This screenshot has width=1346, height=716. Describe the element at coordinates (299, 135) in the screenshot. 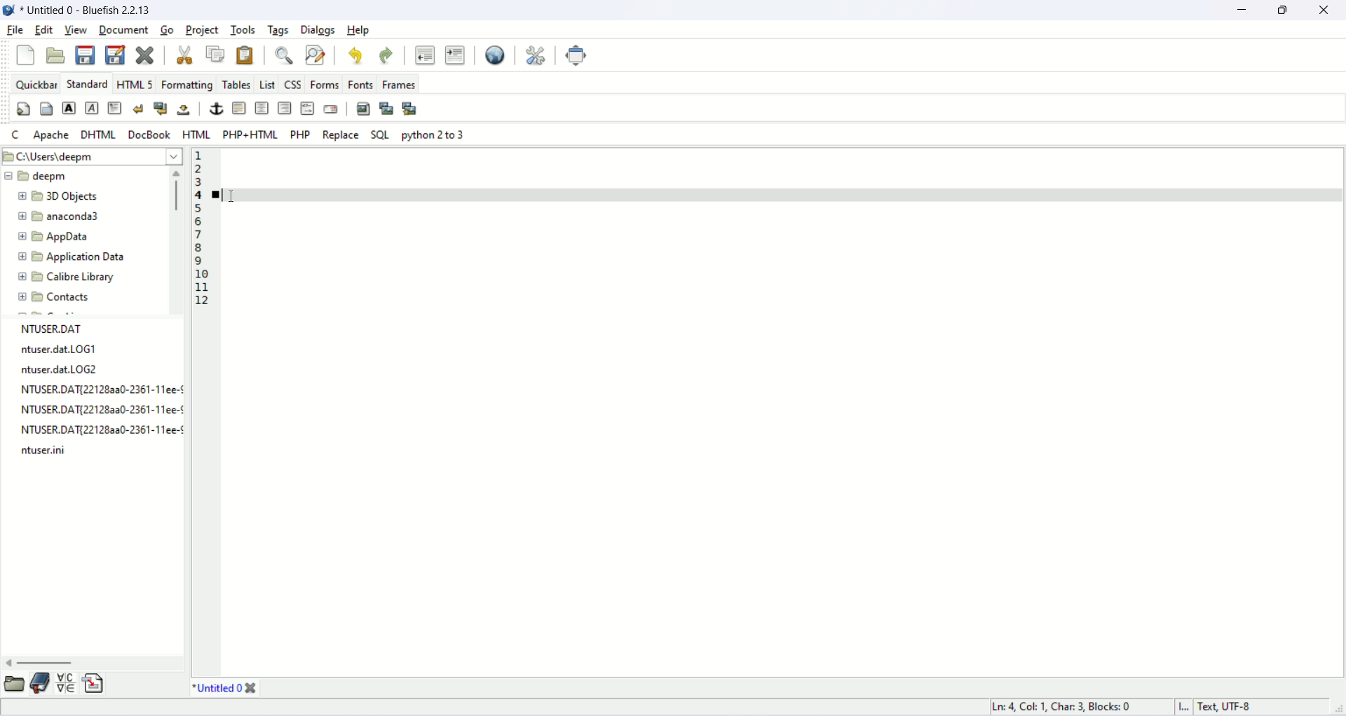

I see `PHP` at that location.